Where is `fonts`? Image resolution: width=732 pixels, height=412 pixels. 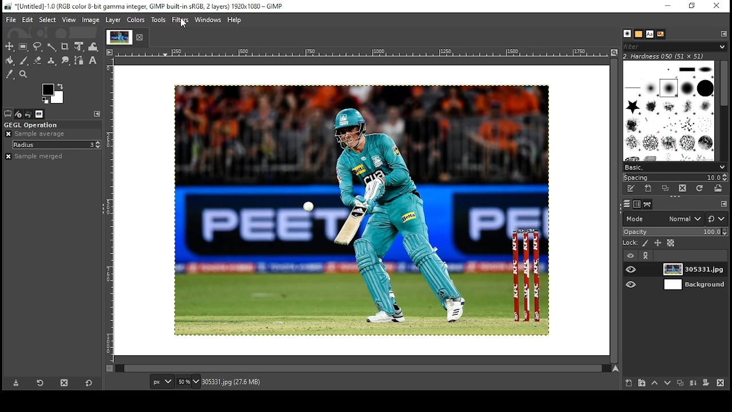 fonts is located at coordinates (650, 34).